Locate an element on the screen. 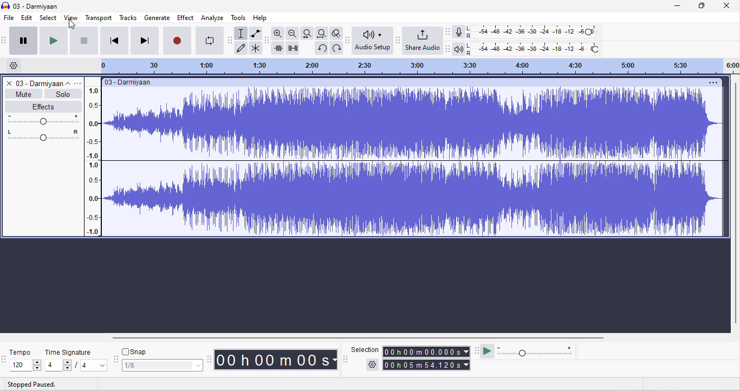 The image size is (740, 391). selection time is located at coordinates (427, 351).